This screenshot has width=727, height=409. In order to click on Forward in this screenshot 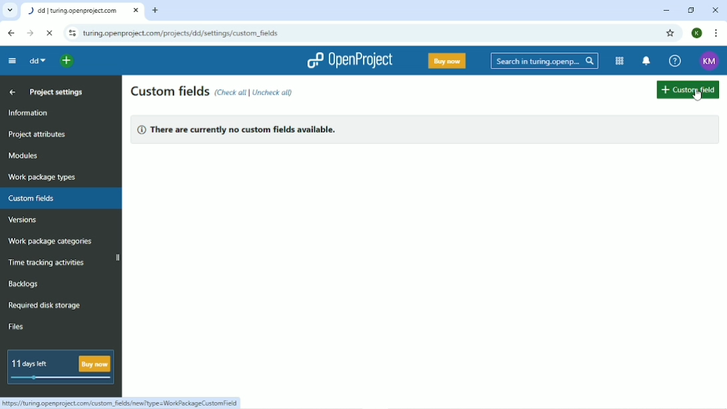, I will do `click(30, 33)`.